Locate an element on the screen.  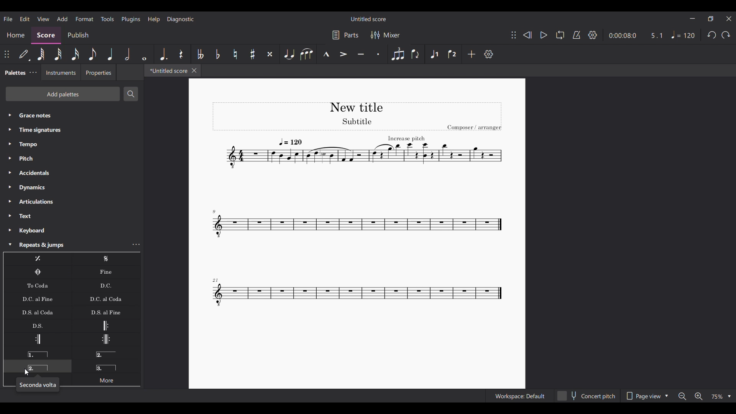
Seconda volta is located at coordinates (38, 384).